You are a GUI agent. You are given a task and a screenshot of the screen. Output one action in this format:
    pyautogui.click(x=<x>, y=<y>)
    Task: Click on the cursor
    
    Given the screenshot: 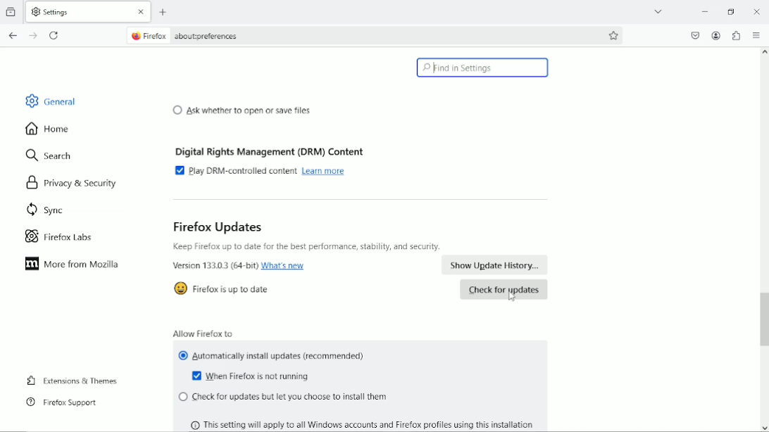 What is the action you would take?
    pyautogui.click(x=513, y=299)
    